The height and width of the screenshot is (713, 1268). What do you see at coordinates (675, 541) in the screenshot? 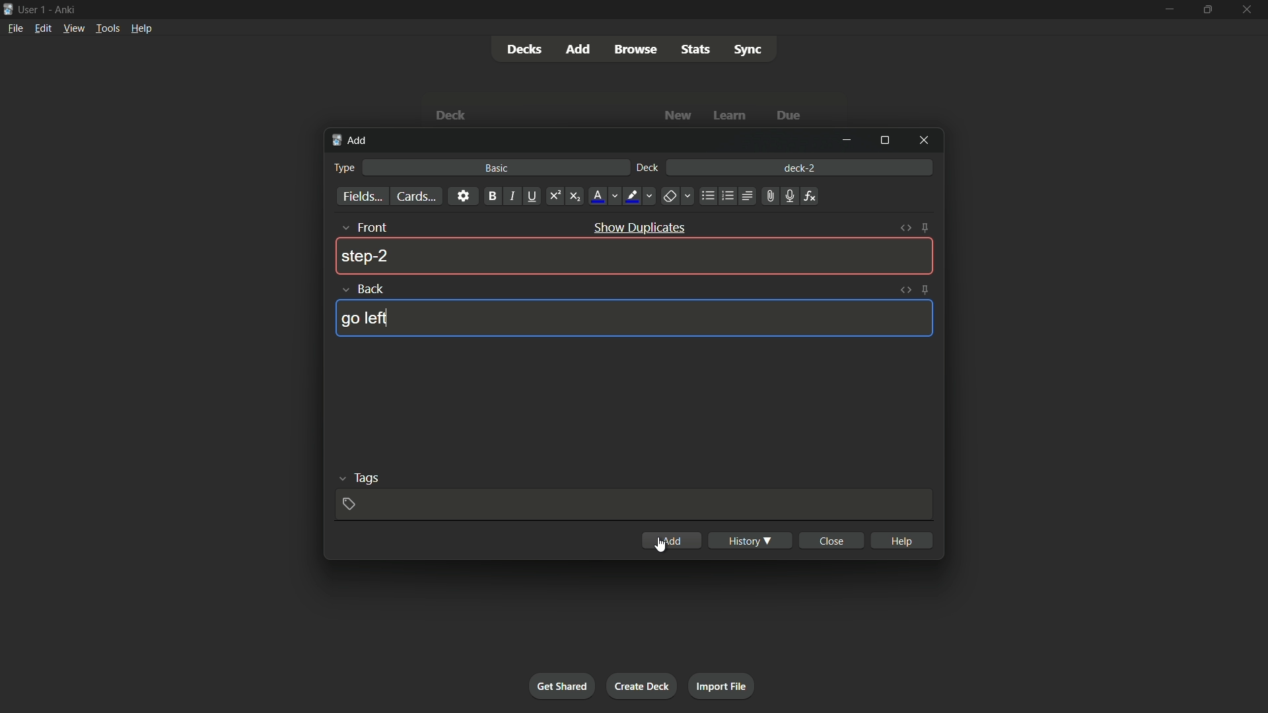
I see `add` at bounding box center [675, 541].